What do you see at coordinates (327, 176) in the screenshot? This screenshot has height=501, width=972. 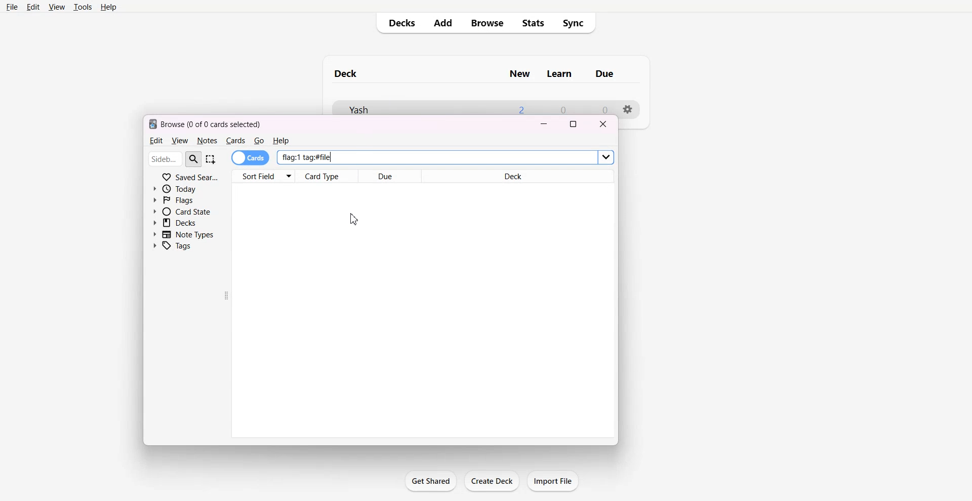 I see `Card Type` at bounding box center [327, 176].